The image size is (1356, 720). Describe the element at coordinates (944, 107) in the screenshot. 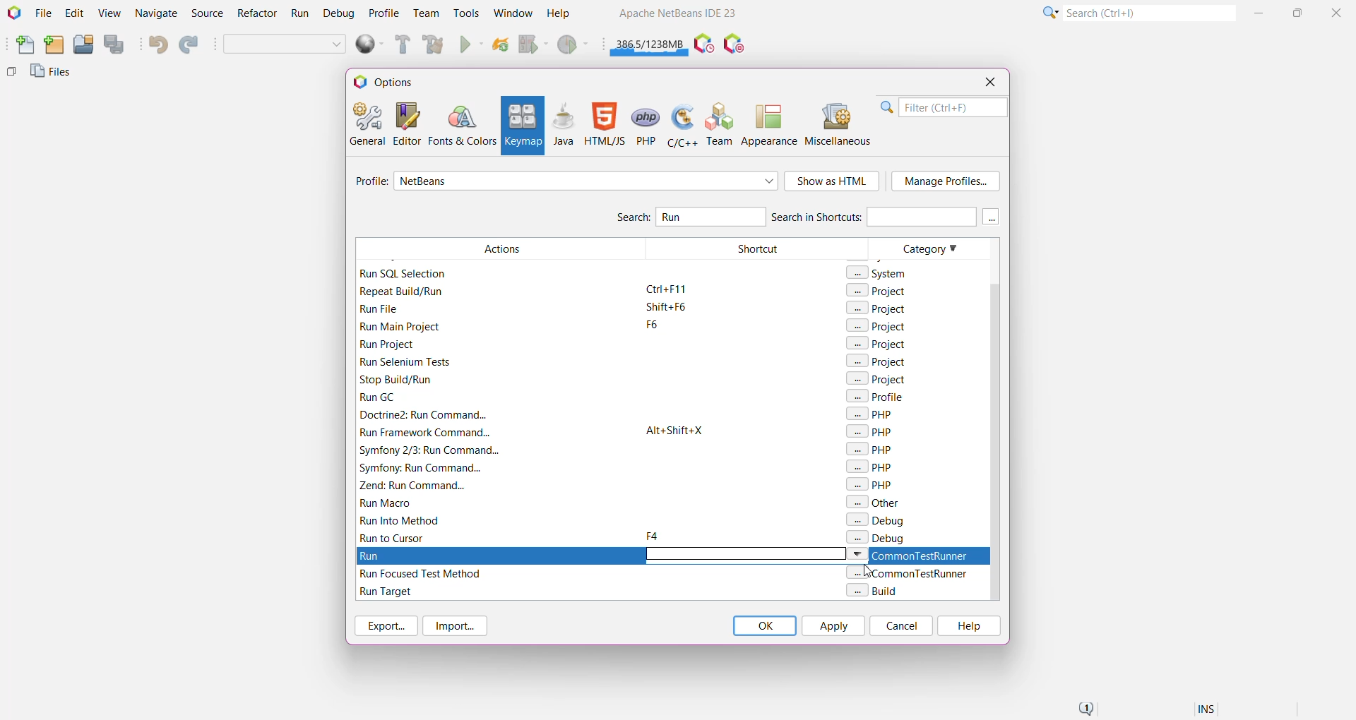

I see `Filter` at that location.